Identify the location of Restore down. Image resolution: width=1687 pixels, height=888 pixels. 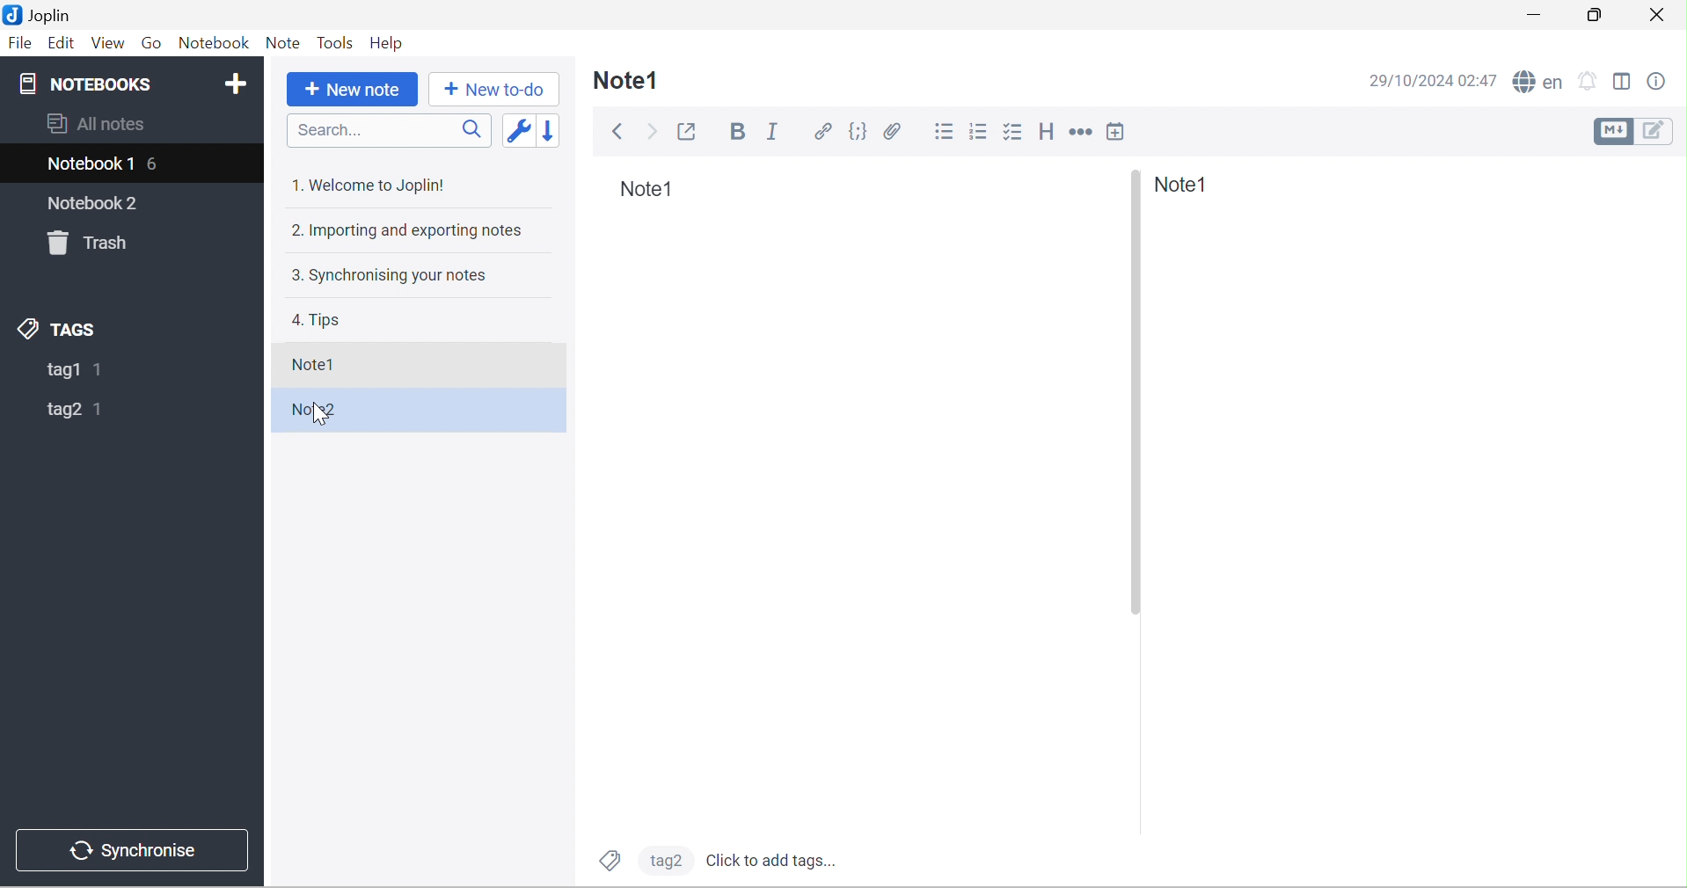
(1595, 17).